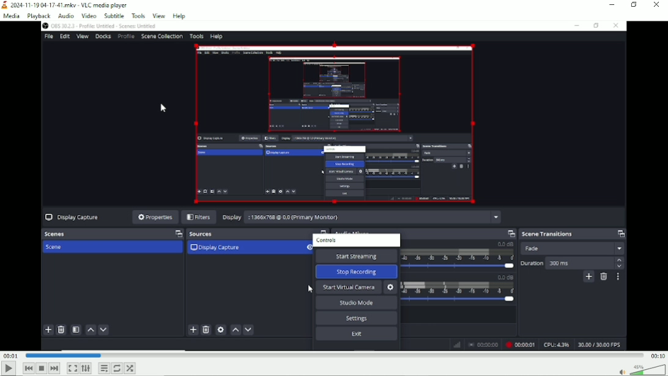 Image resolution: width=668 pixels, height=376 pixels. I want to click on Minimize, so click(612, 5).